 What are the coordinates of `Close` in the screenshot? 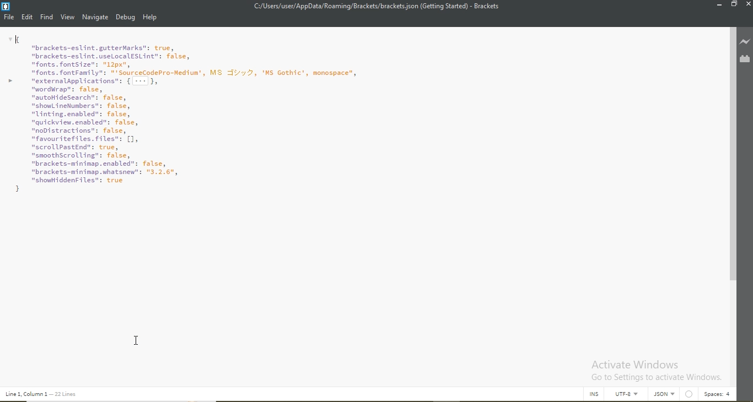 It's located at (747, 6).